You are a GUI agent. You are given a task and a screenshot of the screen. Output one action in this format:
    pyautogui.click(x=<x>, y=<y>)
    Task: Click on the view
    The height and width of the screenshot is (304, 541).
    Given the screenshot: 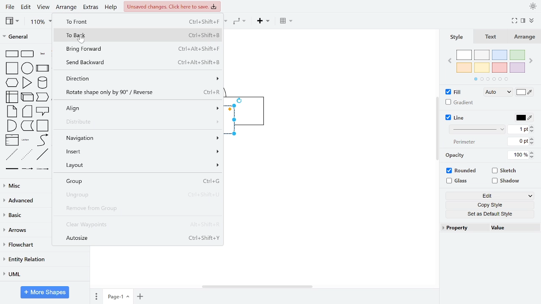 What is the action you would take?
    pyautogui.click(x=15, y=22)
    